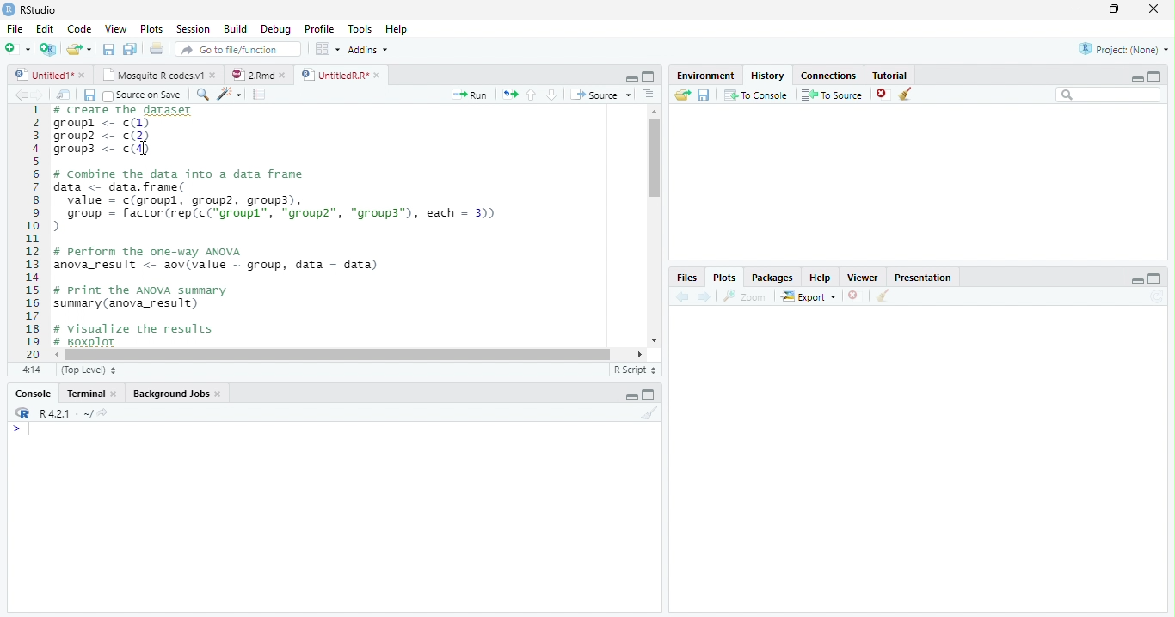 The image size is (1175, 617). Describe the element at coordinates (157, 49) in the screenshot. I see `Print  the current file` at that location.